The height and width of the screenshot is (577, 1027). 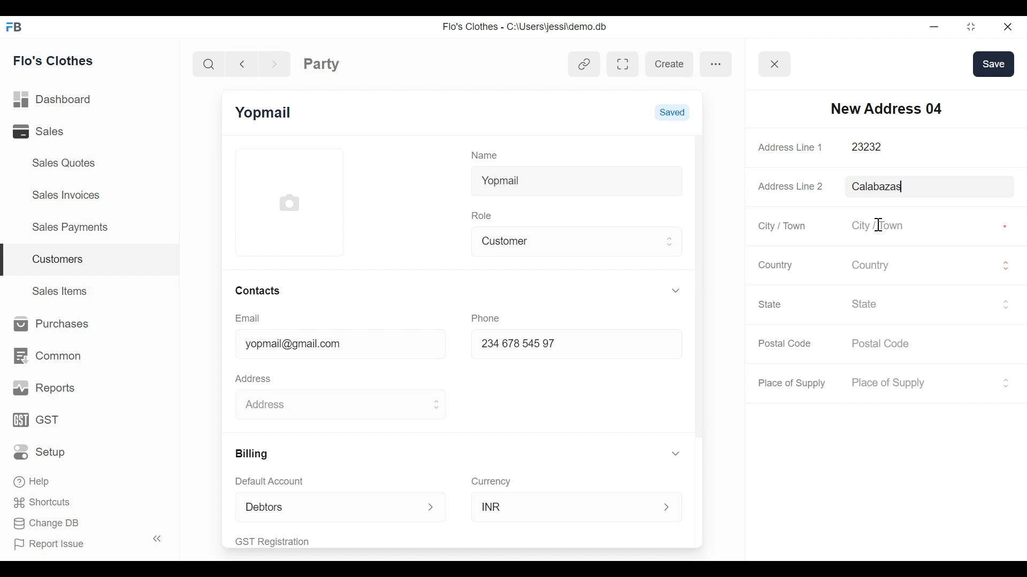 What do you see at coordinates (933, 26) in the screenshot?
I see `minimize` at bounding box center [933, 26].